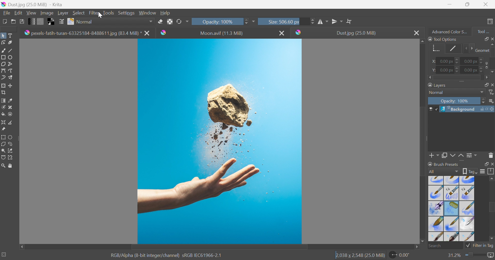 Image resolution: width=495 pixels, height=260 pixels. What do you see at coordinates (486, 30) in the screenshot?
I see `Tool...` at bounding box center [486, 30].